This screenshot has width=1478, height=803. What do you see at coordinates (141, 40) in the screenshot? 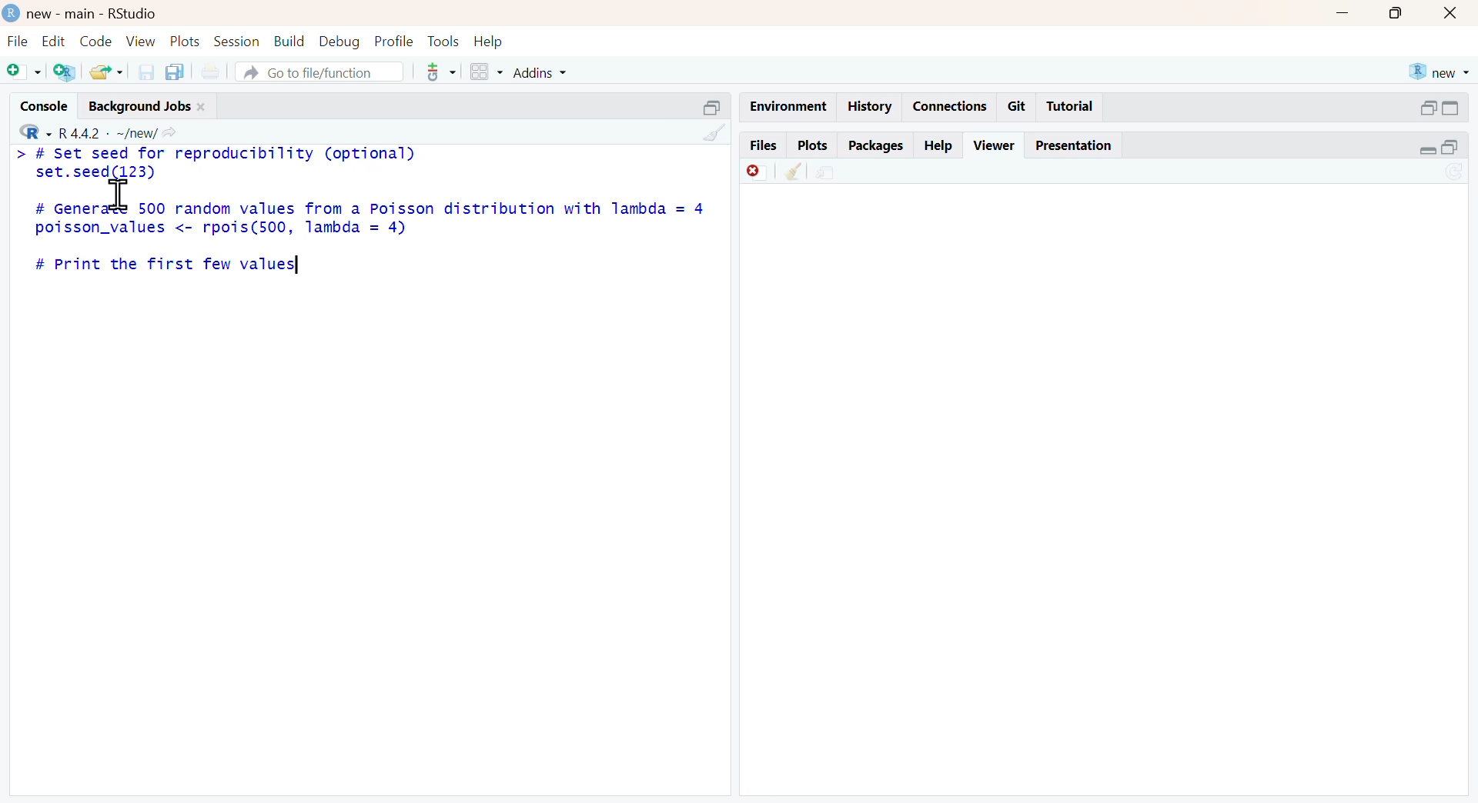
I see `view` at bounding box center [141, 40].